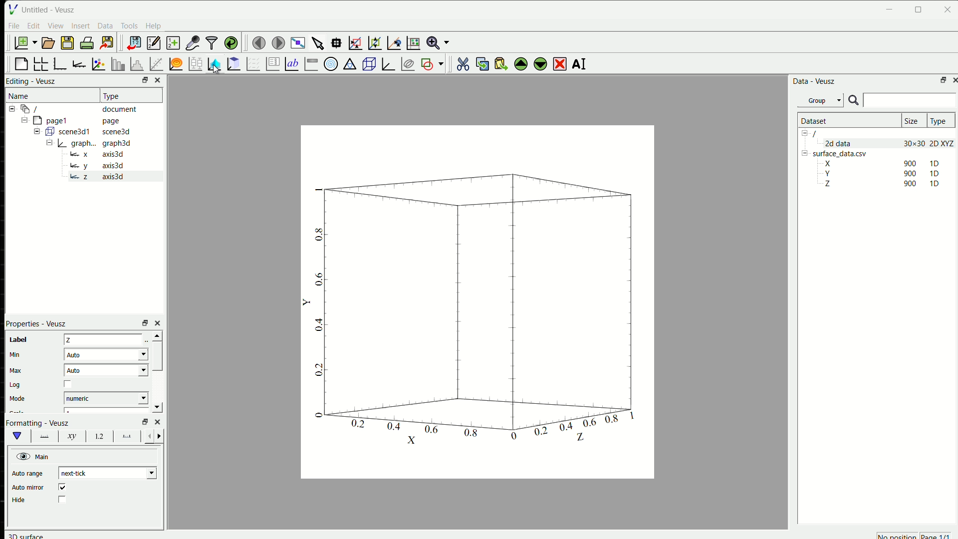 The image size is (958, 539). What do you see at coordinates (113, 155) in the screenshot?
I see `axis3d` at bounding box center [113, 155].